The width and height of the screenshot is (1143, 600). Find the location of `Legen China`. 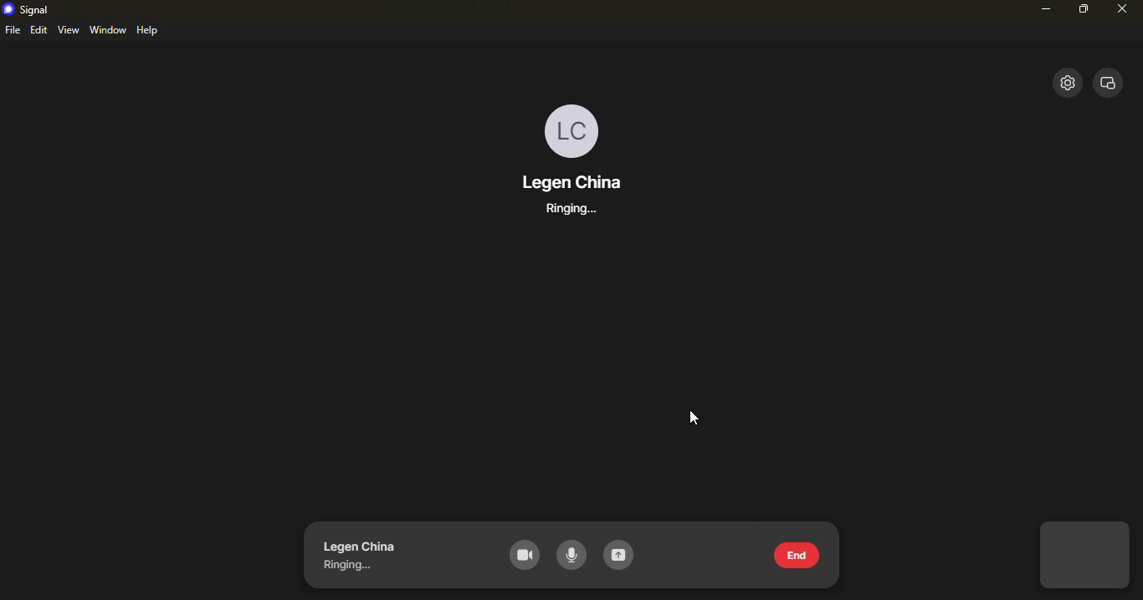

Legen China is located at coordinates (579, 181).